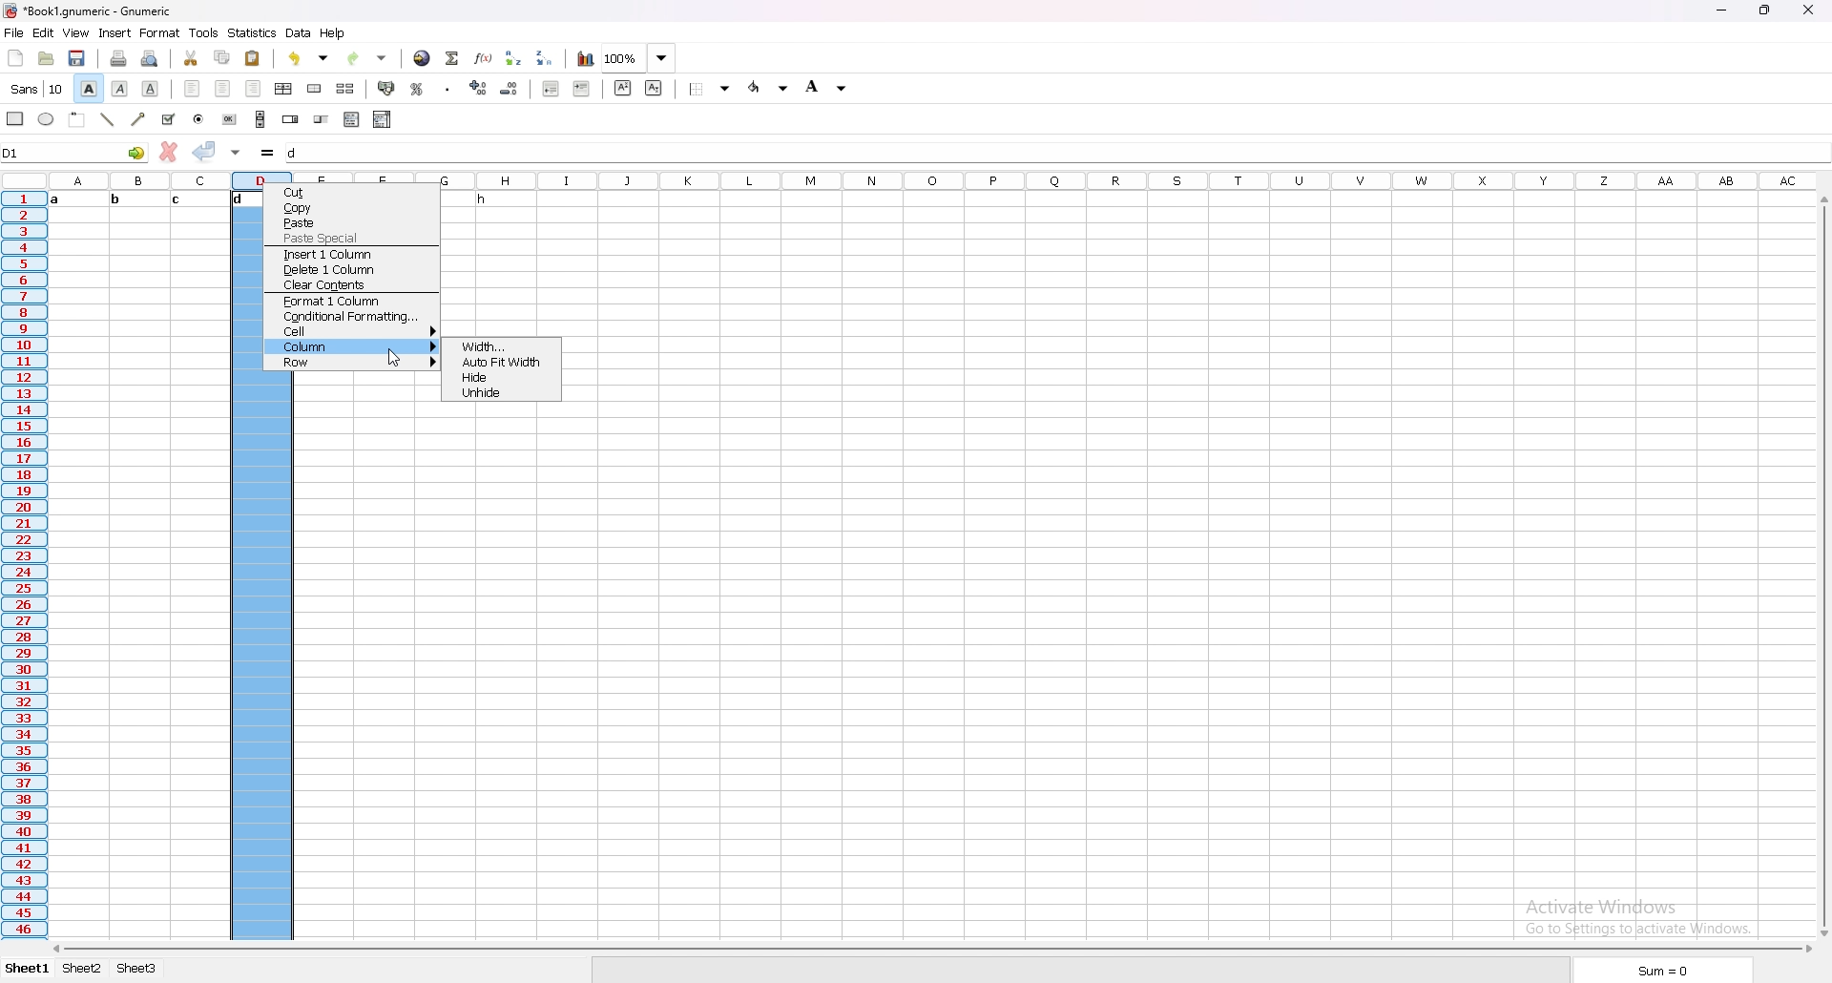  What do you see at coordinates (927, 178) in the screenshot?
I see `columns` at bounding box center [927, 178].